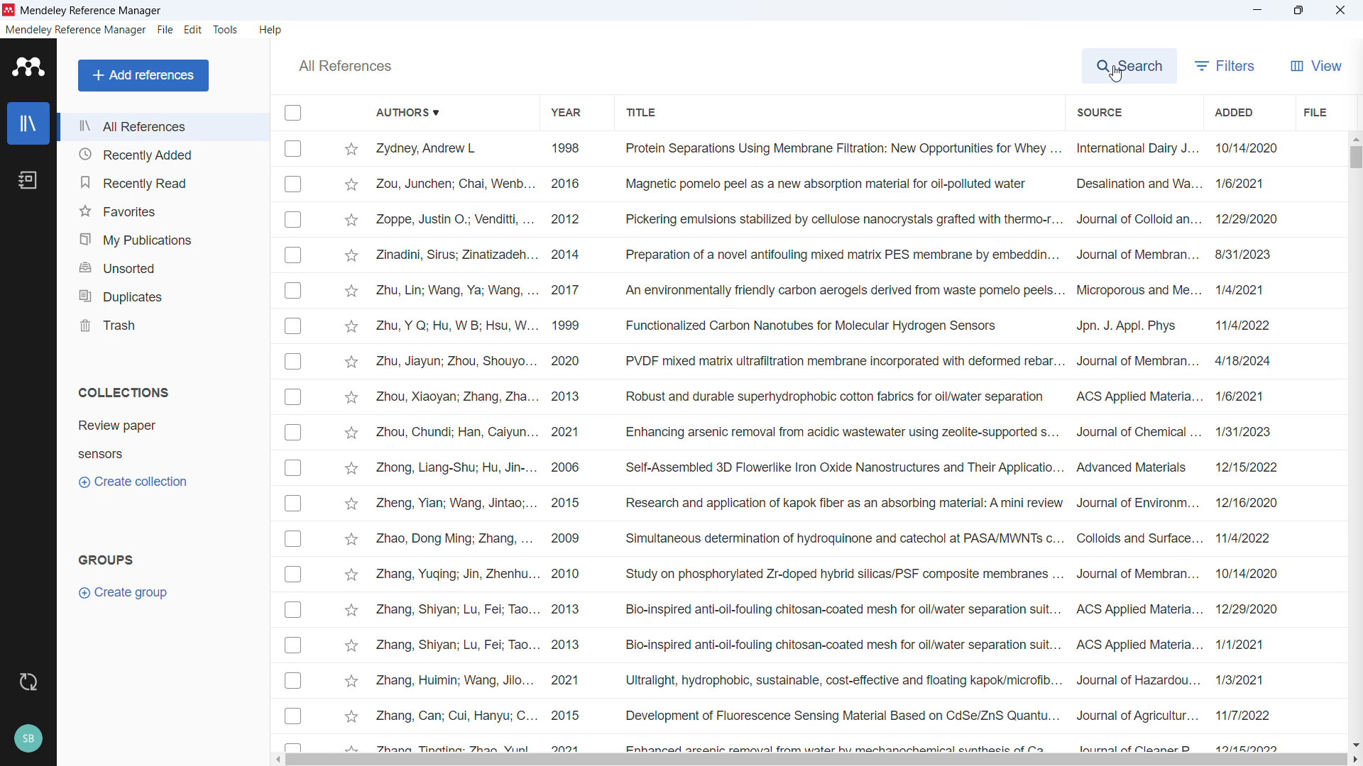 This screenshot has height=766, width=1363. What do you see at coordinates (351, 445) in the screenshot?
I see `Starmark individual entries ` at bounding box center [351, 445].